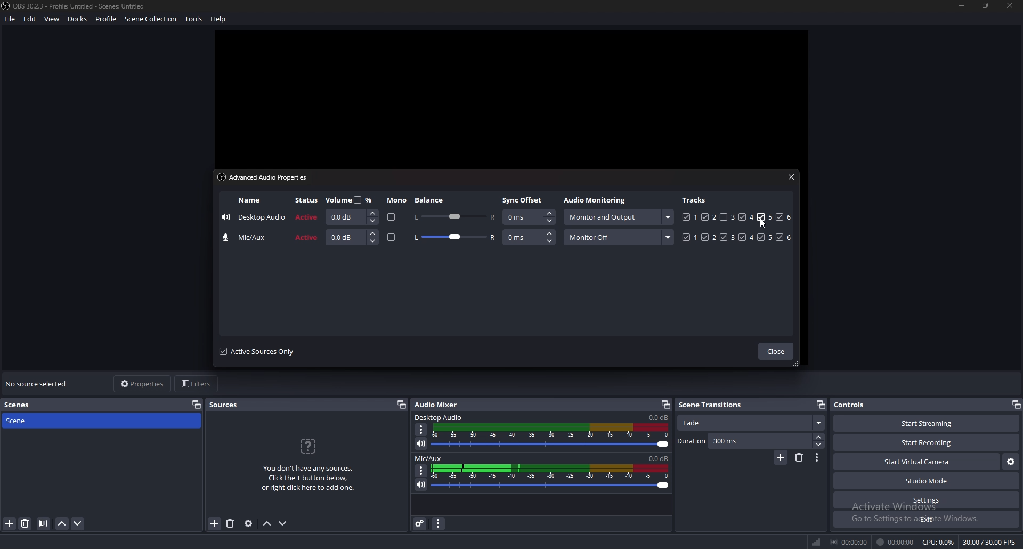 Image resolution: width=1023 pixels, height=549 pixels. I want to click on tools, so click(193, 20).